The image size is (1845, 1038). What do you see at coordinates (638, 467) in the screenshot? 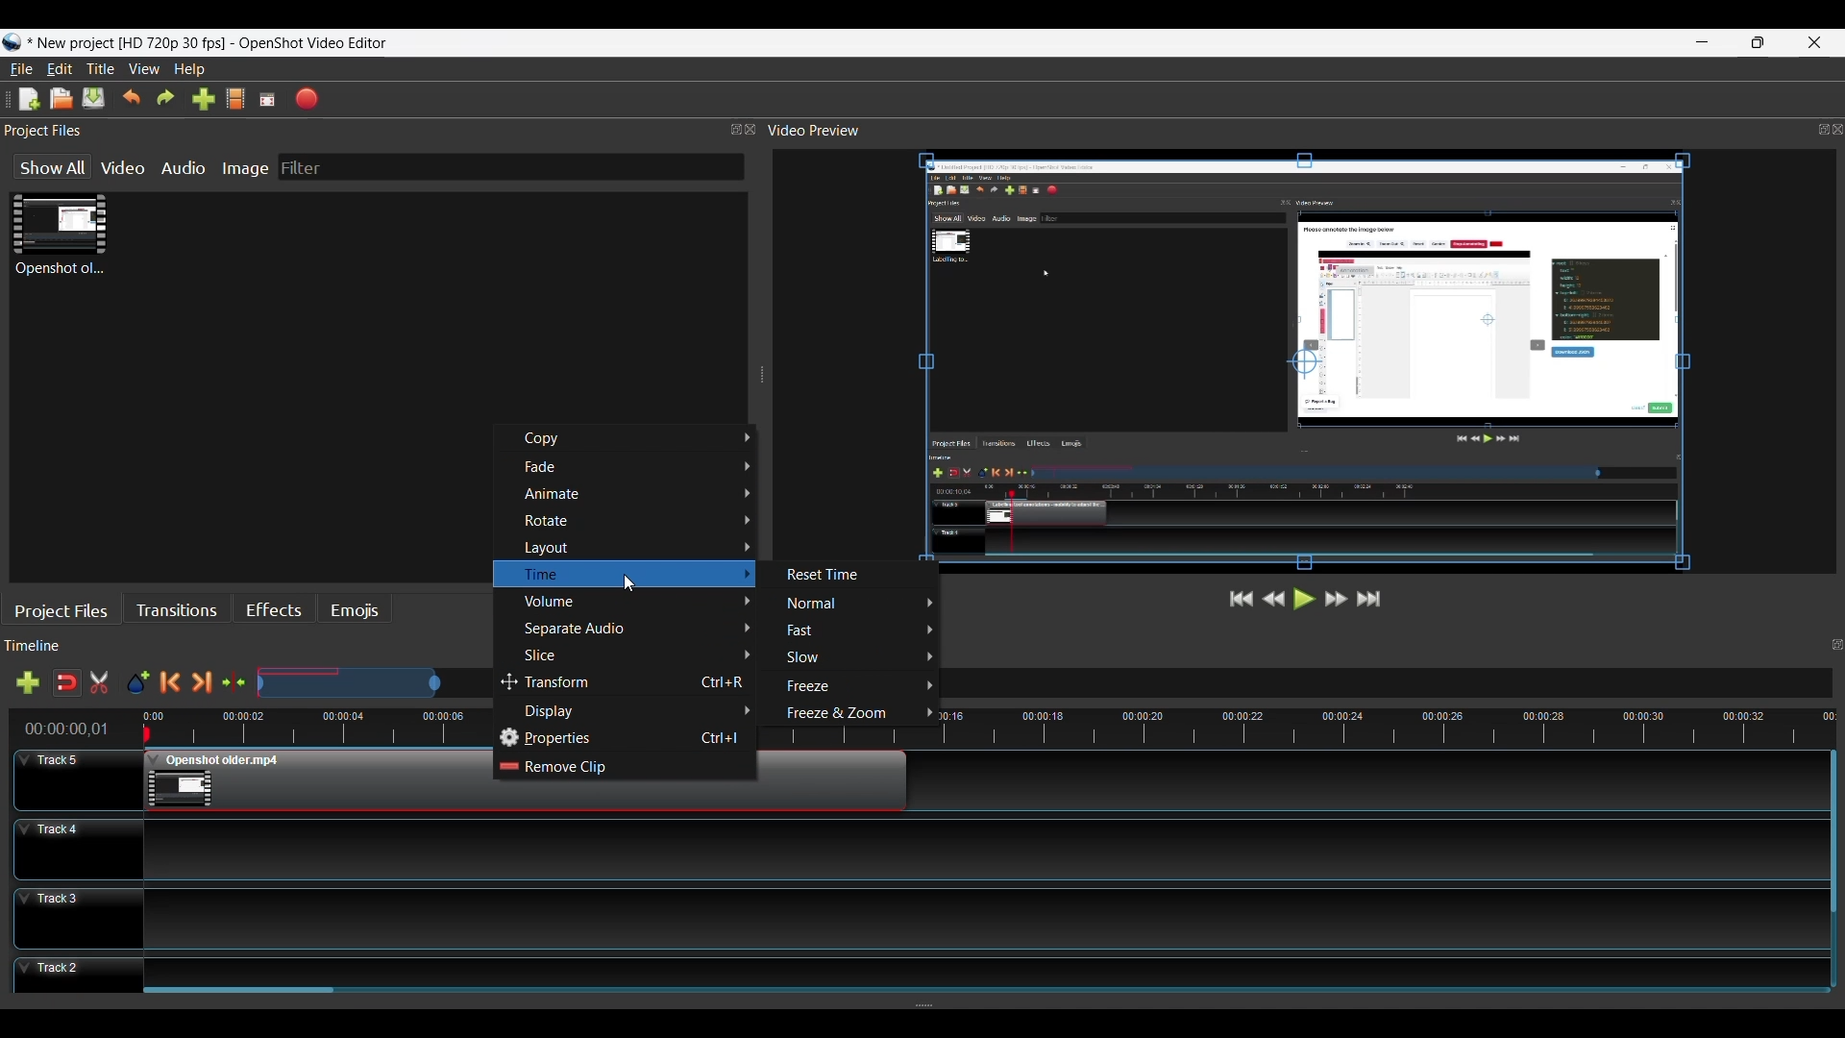
I see `Fade` at bounding box center [638, 467].